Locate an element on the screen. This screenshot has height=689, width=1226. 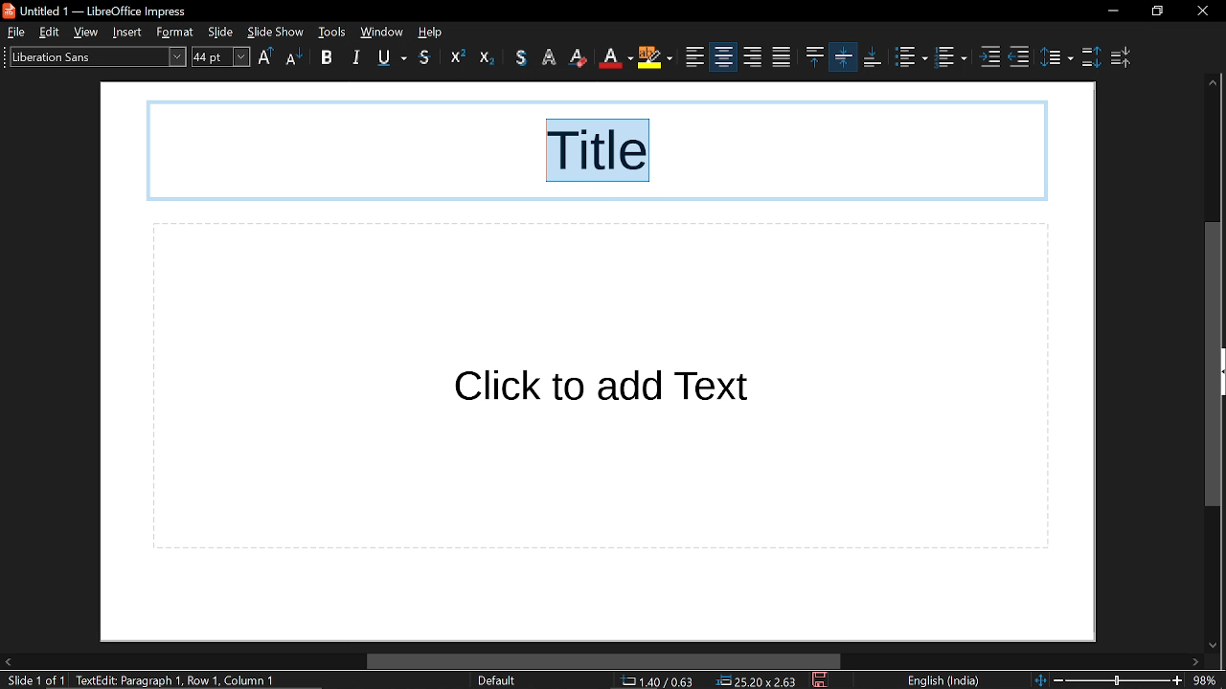
align bottom is located at coordinates (844, 56).